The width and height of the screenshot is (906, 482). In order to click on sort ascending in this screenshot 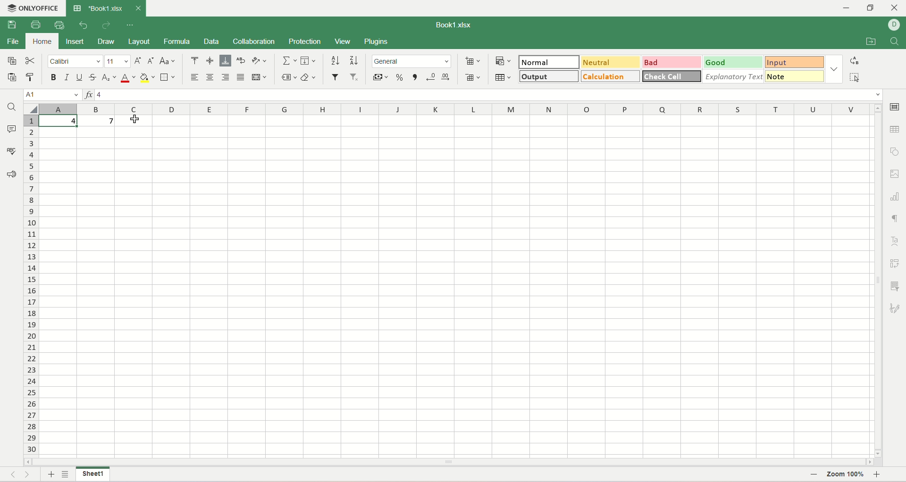, I will do `click(335, 60)`.